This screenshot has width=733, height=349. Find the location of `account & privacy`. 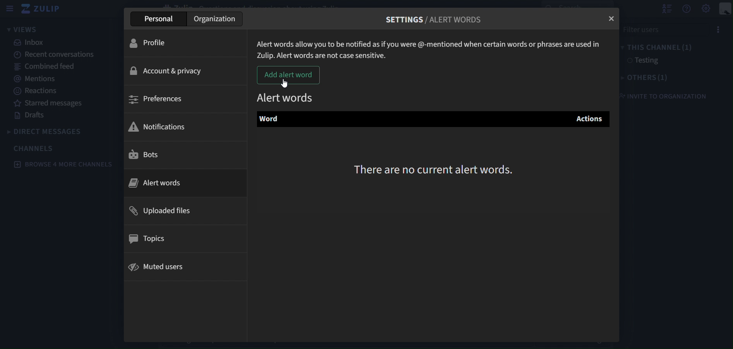

account & privacy is located at coordinates (169, 71).